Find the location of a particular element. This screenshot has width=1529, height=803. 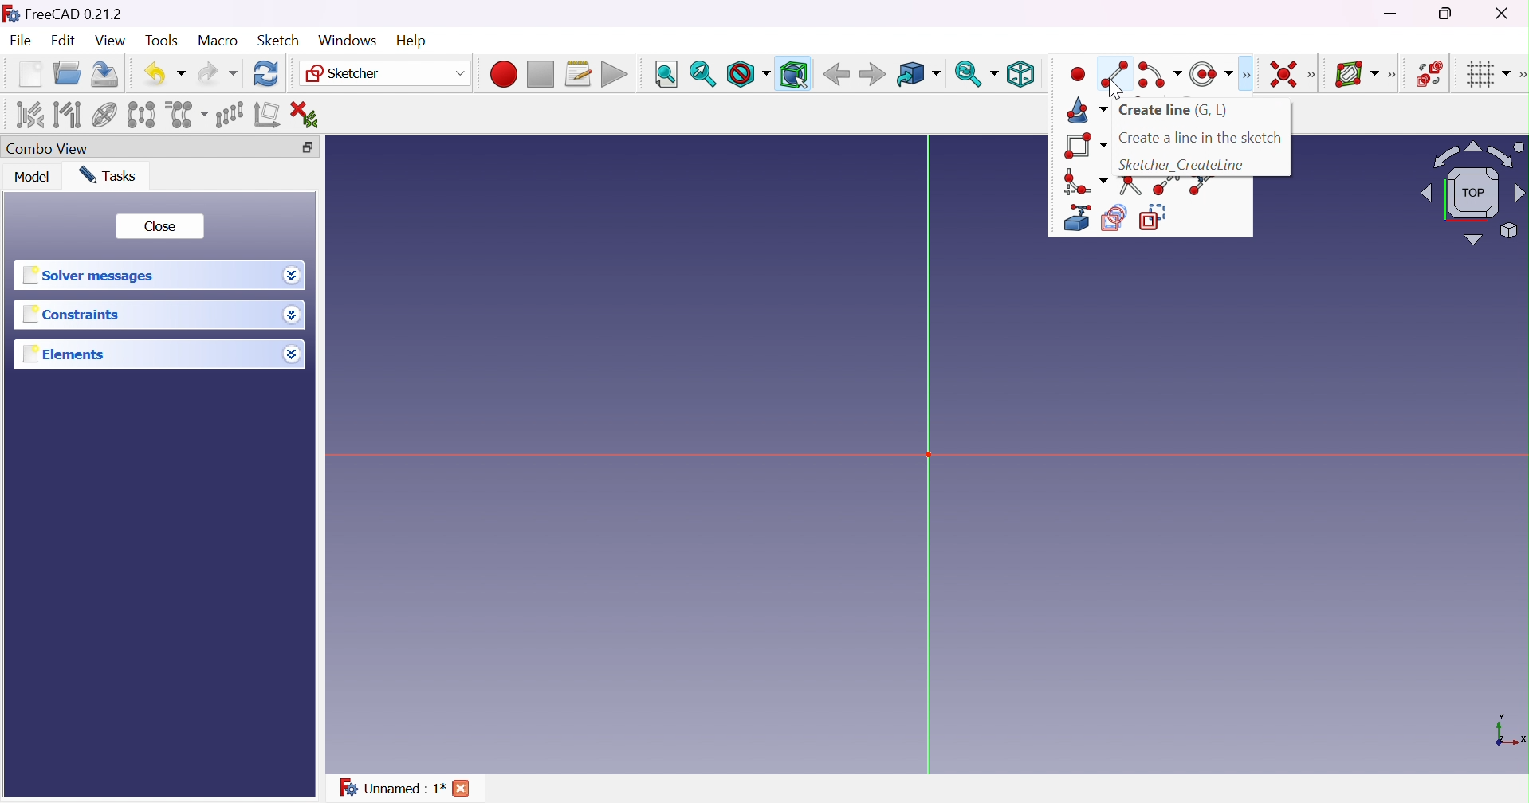

Cursor is located at coordinates (1119, 88).